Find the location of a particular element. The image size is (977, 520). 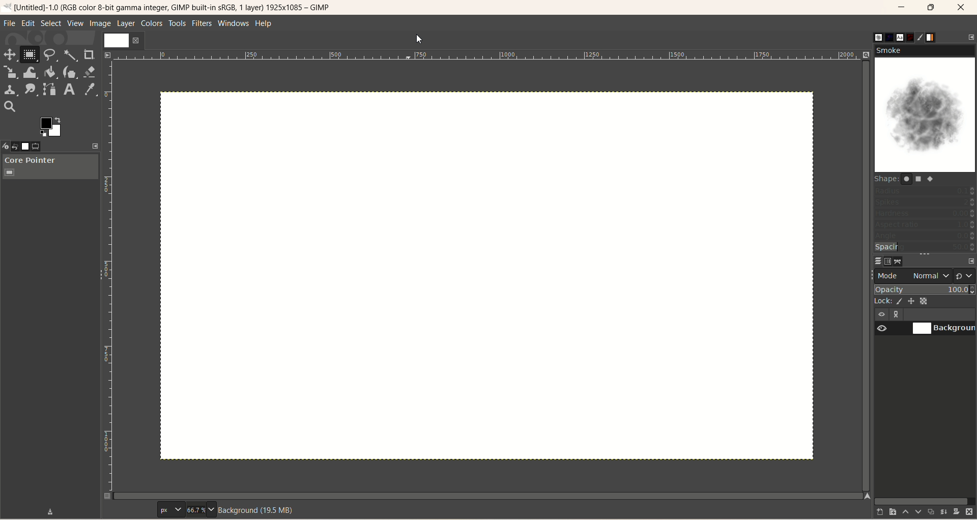

ruler is located at coordinates (486, 55).